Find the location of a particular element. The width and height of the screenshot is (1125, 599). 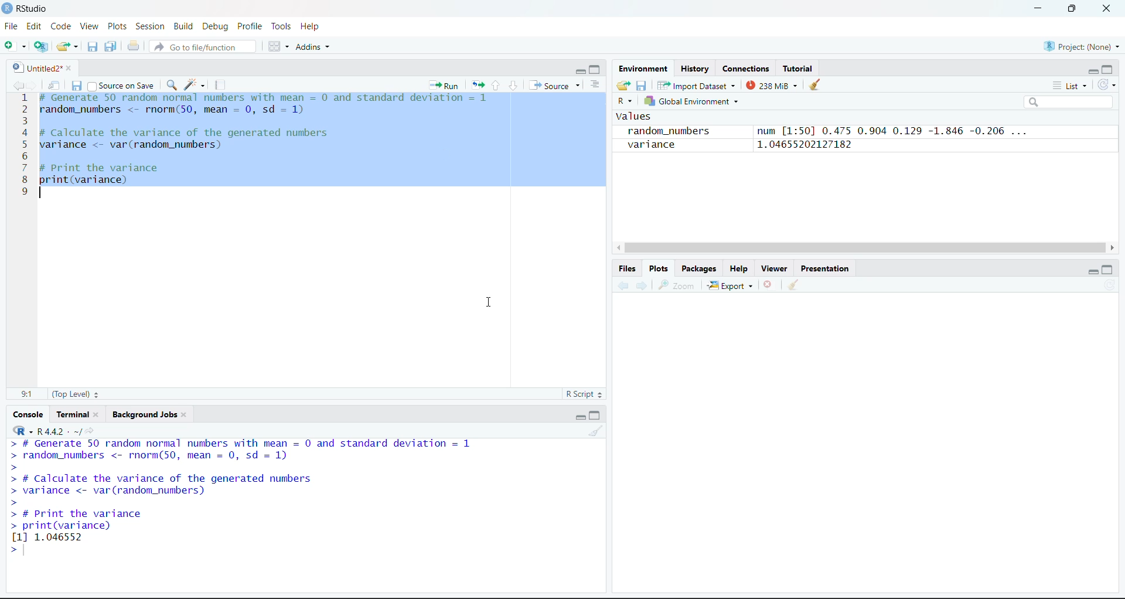

Build is located at coordinates (183, 26).